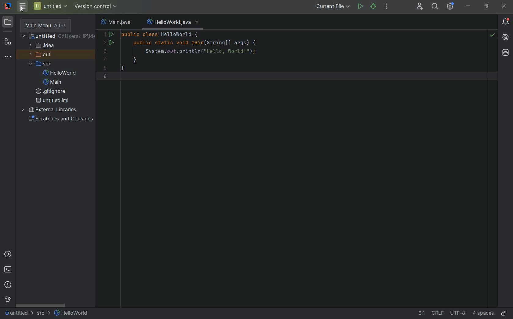  I want to click on SERVICES, so click(8, 255).